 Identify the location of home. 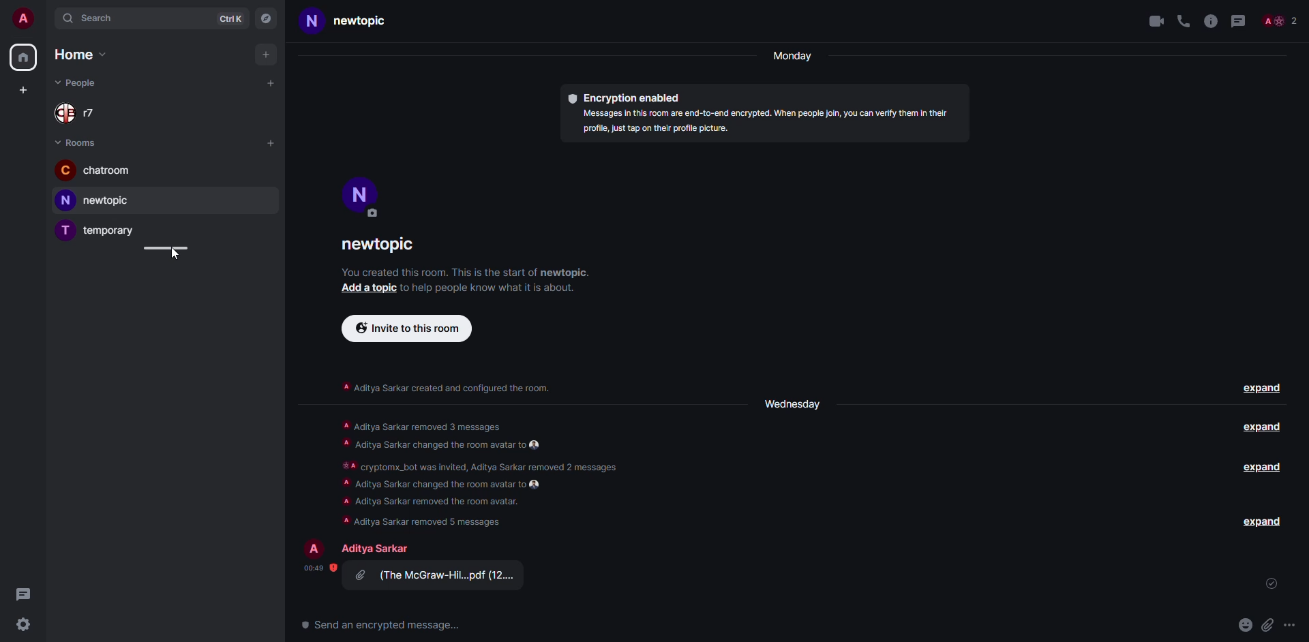
(23, 58).